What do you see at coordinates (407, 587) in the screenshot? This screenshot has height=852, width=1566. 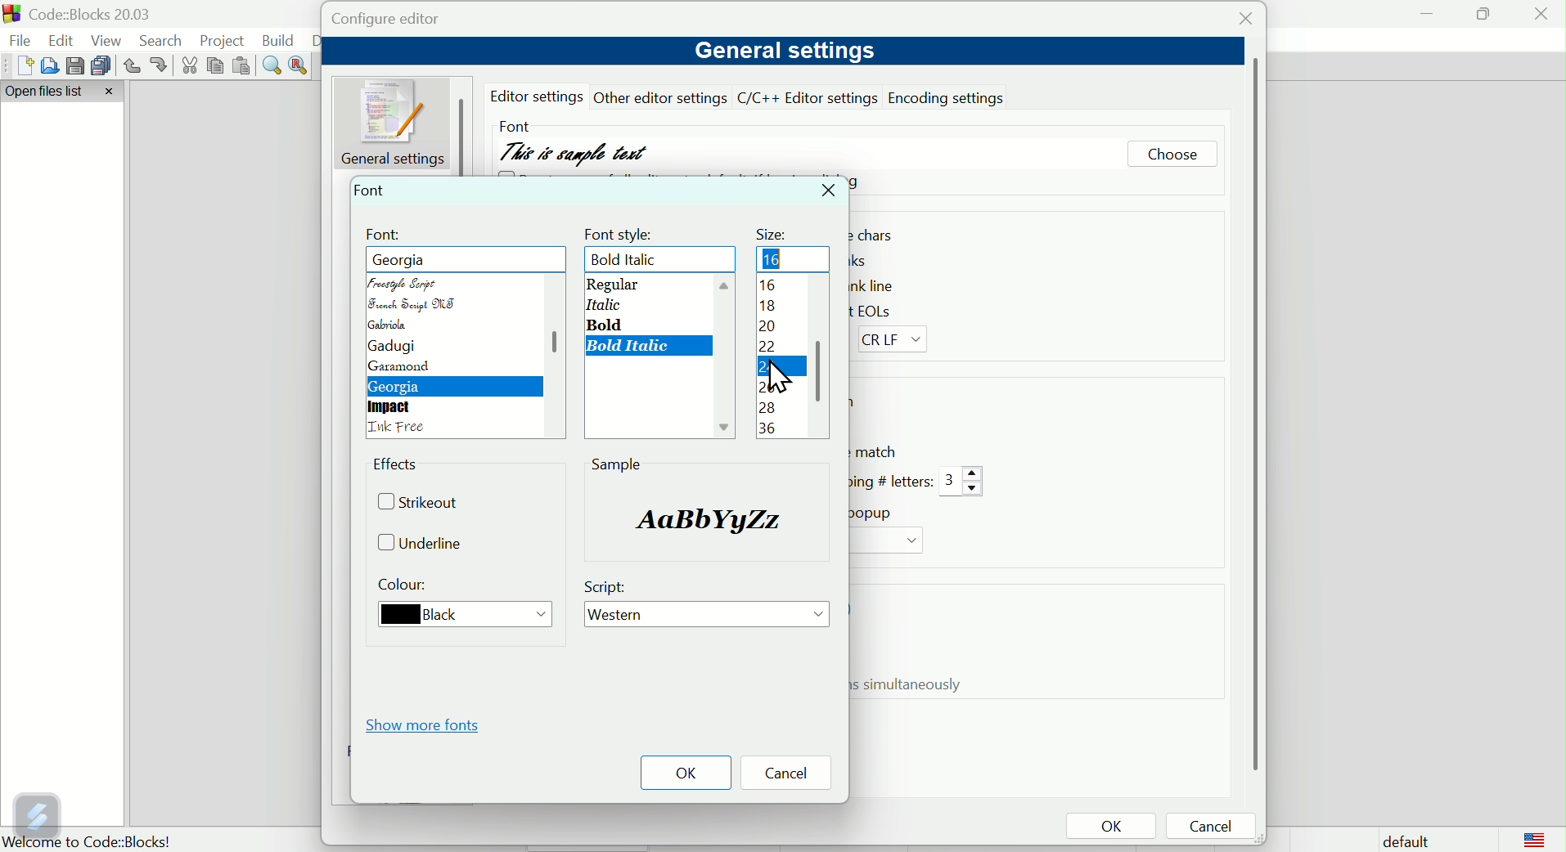 I see `Colour` at bounding box center [407, 587].